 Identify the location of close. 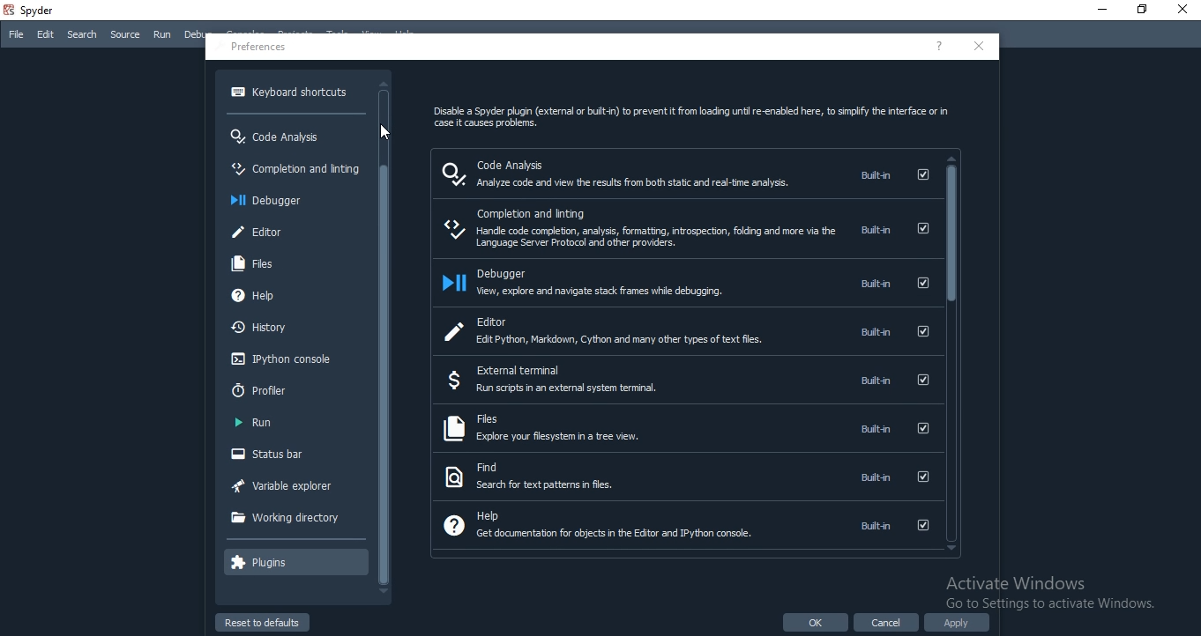
(981, 47).